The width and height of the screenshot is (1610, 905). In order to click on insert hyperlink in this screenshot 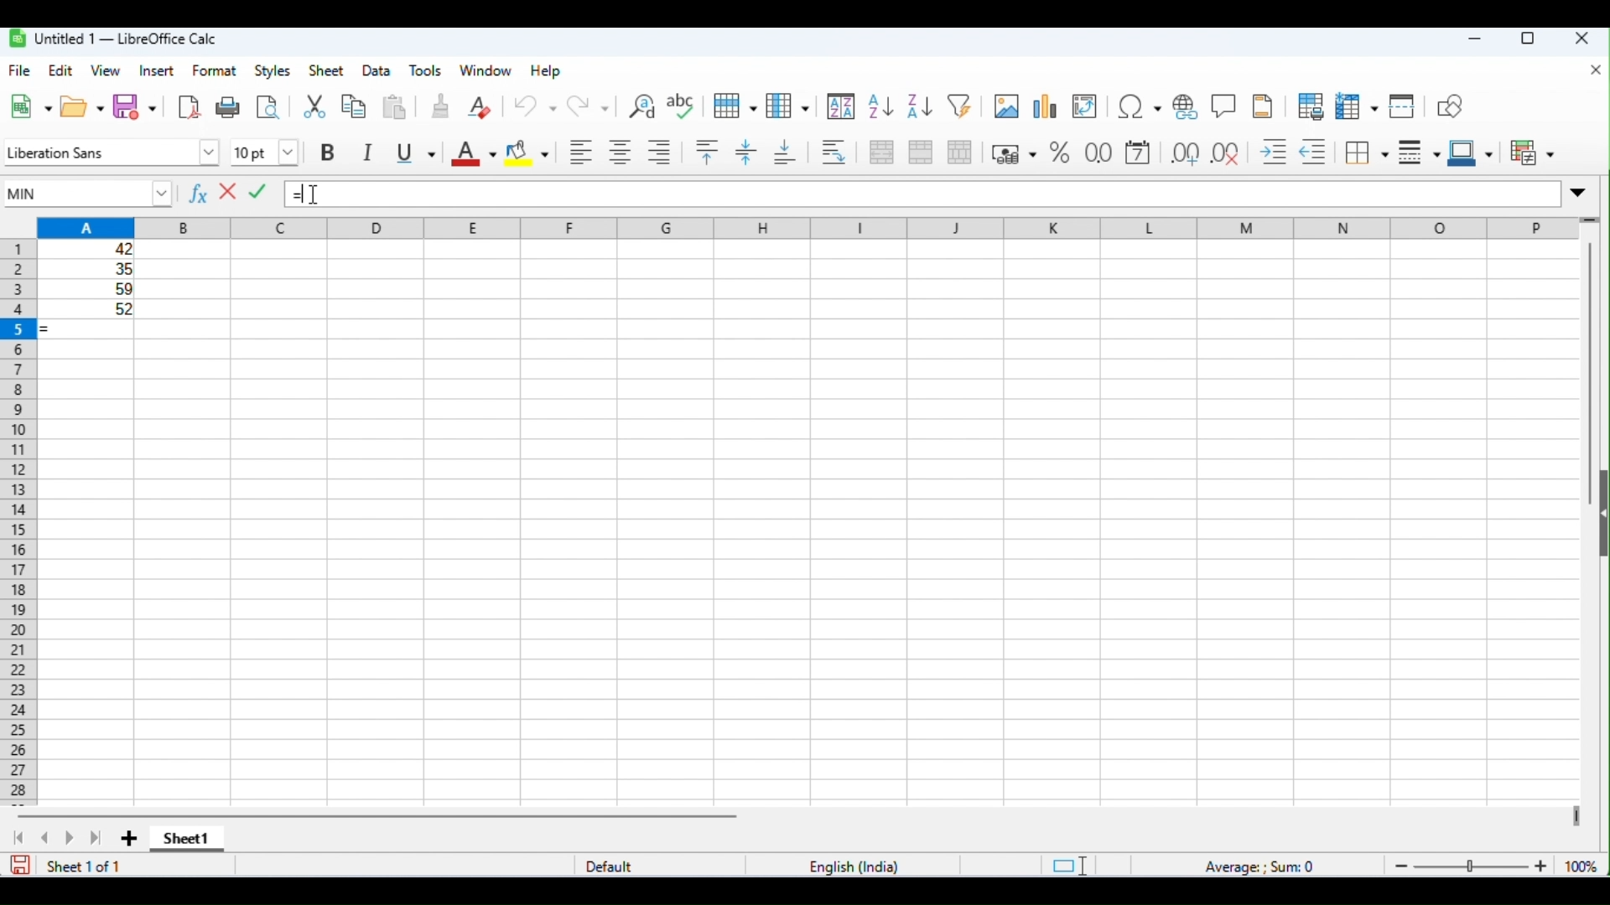, I will do `click(1186, 106)`.